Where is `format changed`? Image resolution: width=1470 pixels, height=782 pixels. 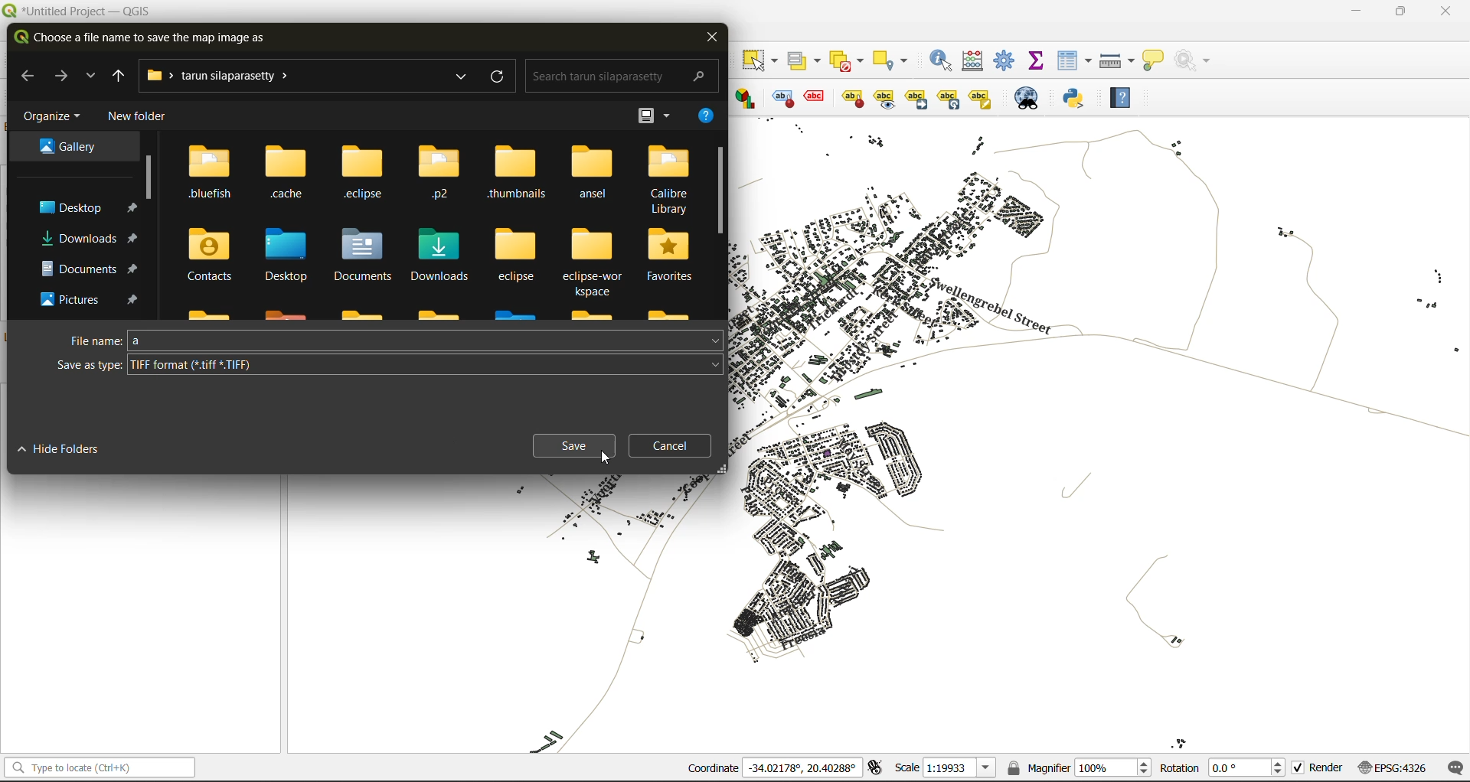
format changed is located at coordinates (162, 367).